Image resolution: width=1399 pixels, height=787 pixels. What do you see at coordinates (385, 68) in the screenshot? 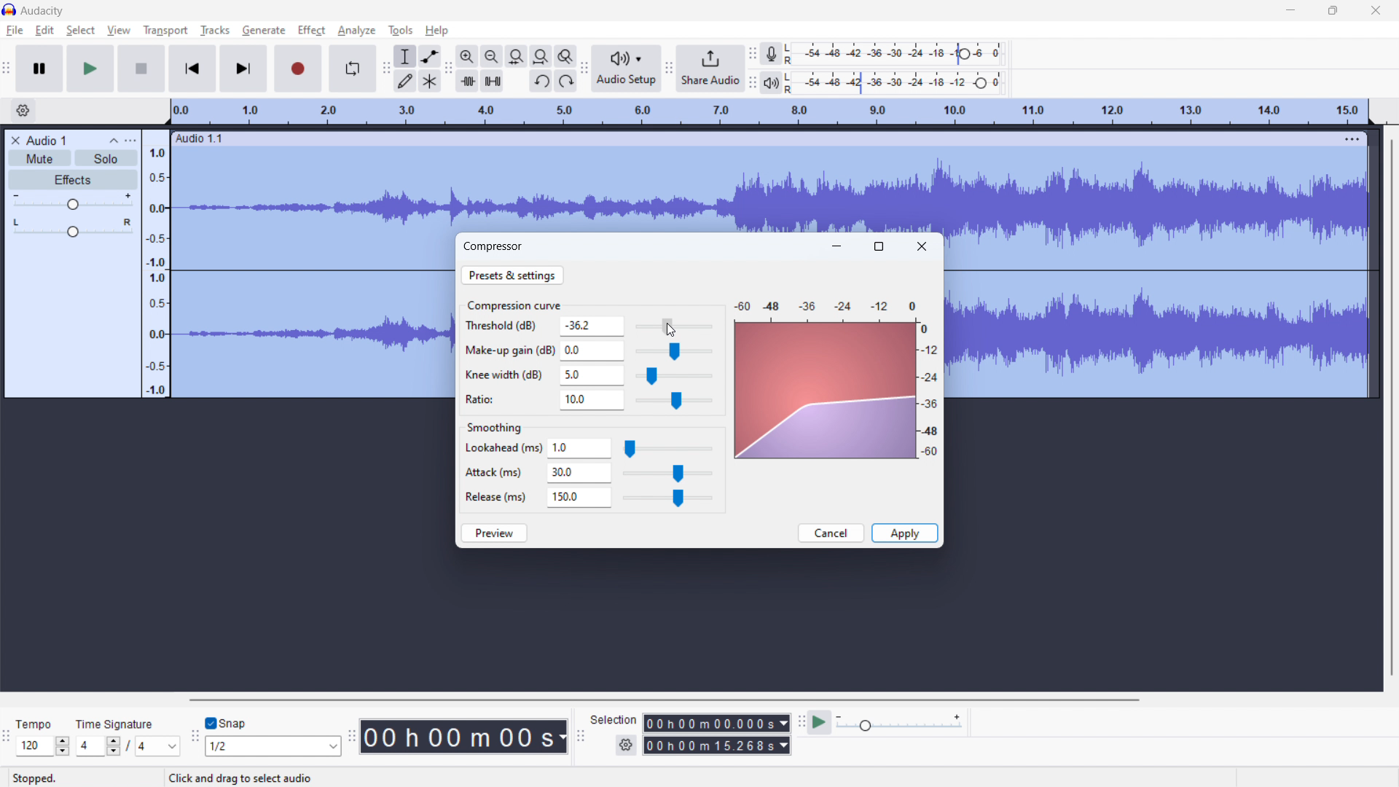
I see `` at bounding box center [385, 68].